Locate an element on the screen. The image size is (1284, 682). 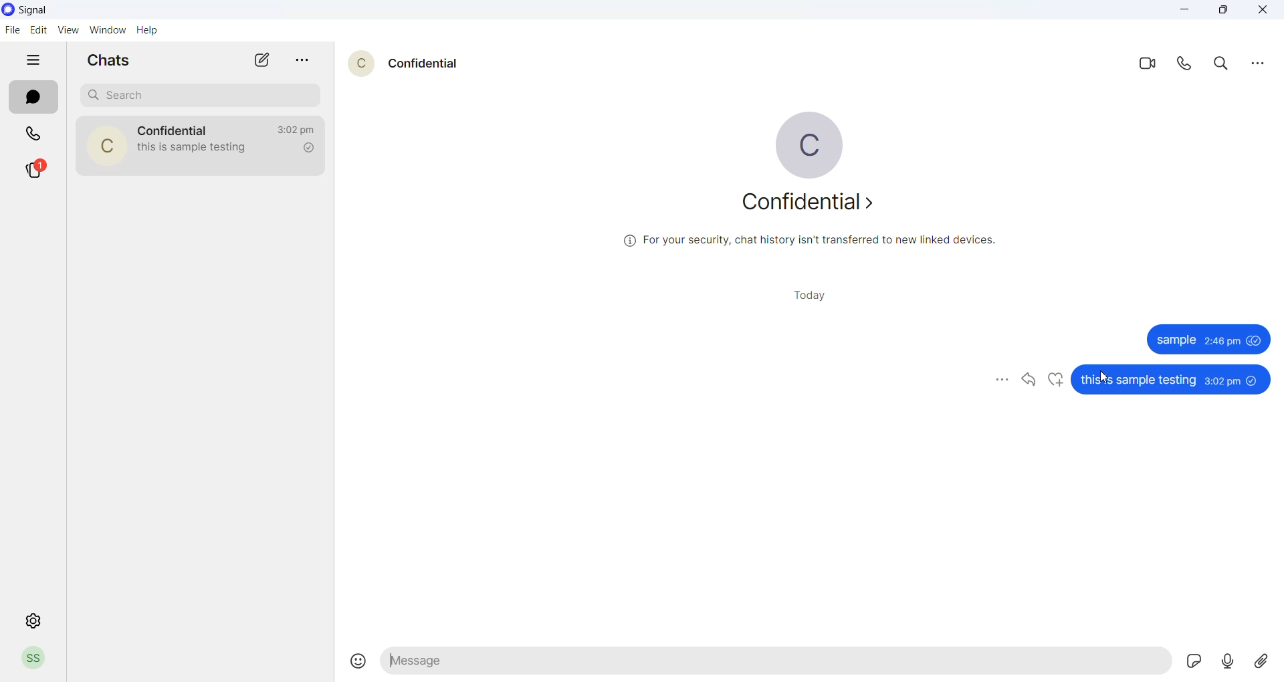
profile picture is located at coordinates (105, 144).